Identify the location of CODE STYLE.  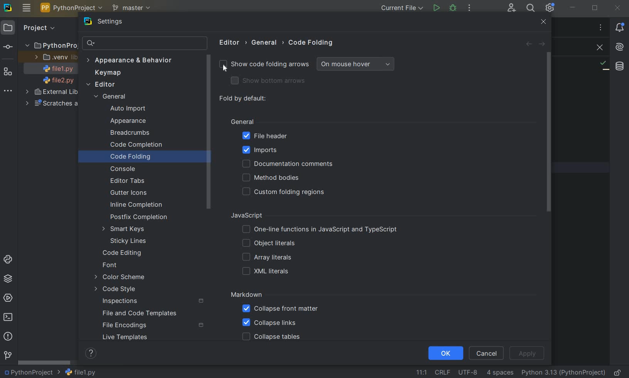
(128, 289).